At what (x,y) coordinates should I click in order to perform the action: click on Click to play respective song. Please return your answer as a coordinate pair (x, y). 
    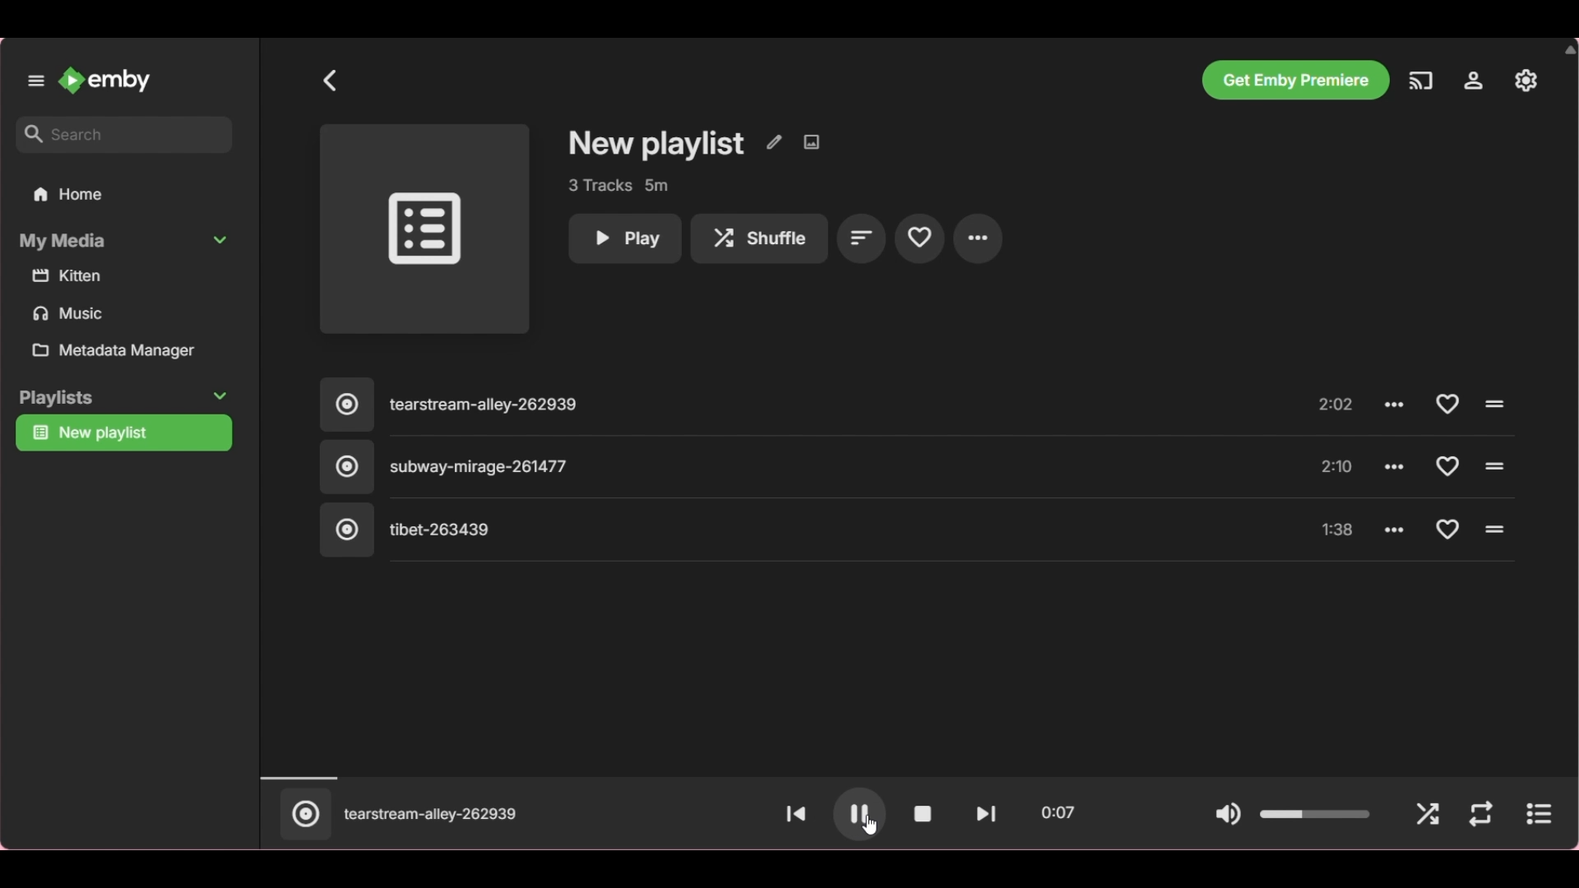
    Looking at the image, I should click on (1496, 530).